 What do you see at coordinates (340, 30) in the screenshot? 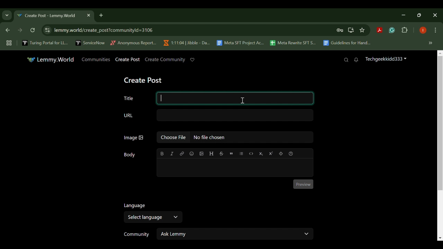
I see `Site Password Data Saved` at bounding box center [340, 30].